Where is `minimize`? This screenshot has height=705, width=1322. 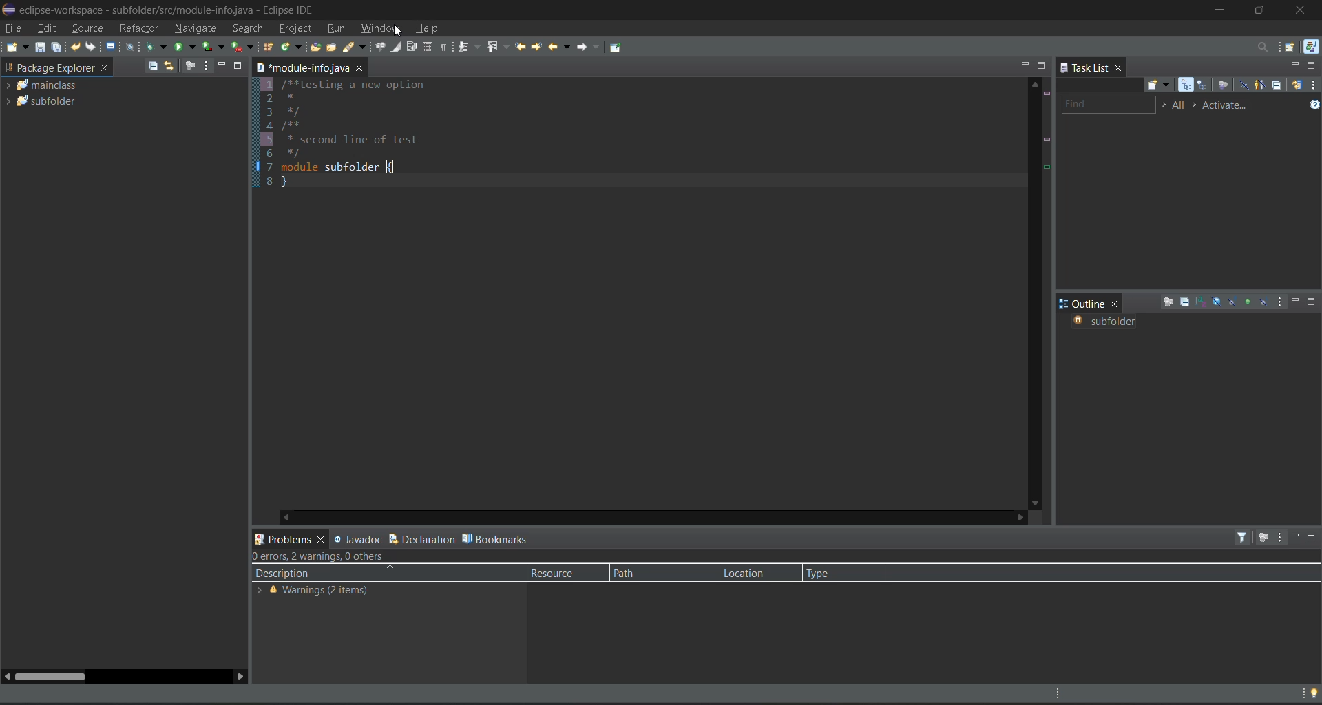
minimize is located at coordinates (1218, 10).